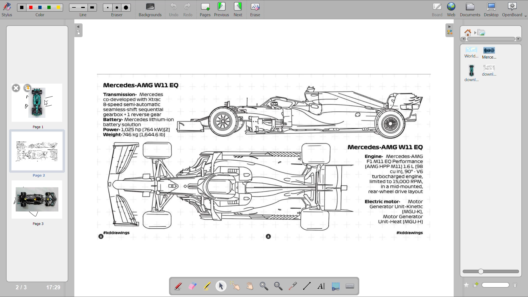 The image size is (528, 297). What do you see at coordinates (40, 15) in the screenshot?
I see `color` at bounding box center [40, 15].